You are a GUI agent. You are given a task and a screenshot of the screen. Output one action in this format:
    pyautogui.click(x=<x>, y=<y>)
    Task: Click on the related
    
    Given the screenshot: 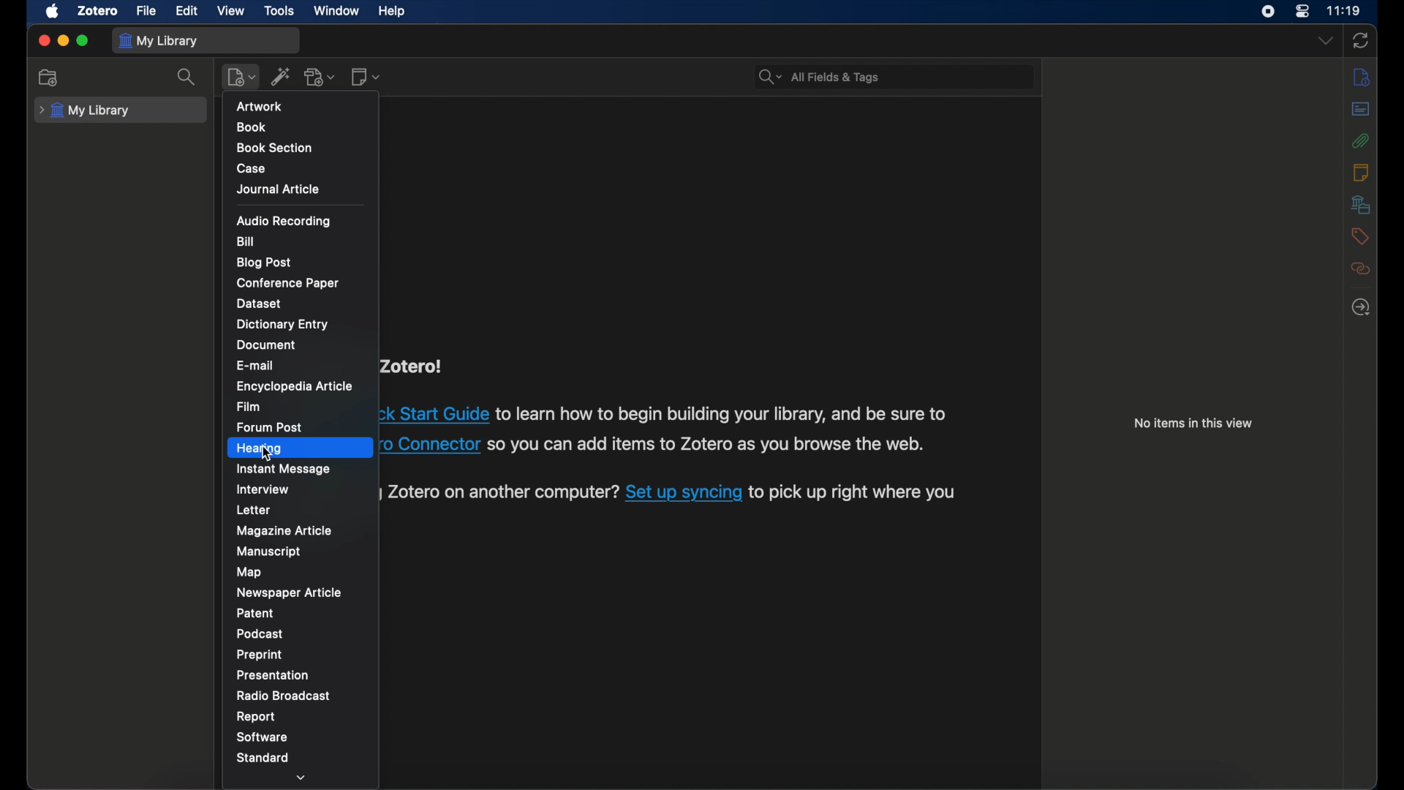 What is the action you would take?
    pyautogui.click(x=1360, y=268)
    